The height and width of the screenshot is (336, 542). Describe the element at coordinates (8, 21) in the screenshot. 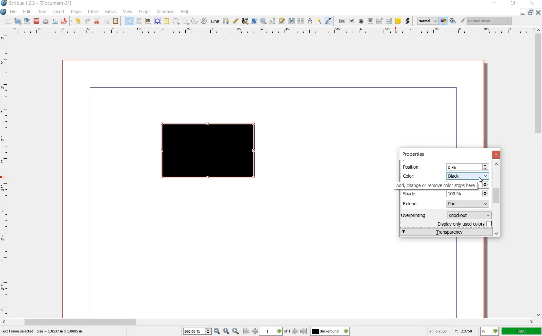

I see `new` at that location.